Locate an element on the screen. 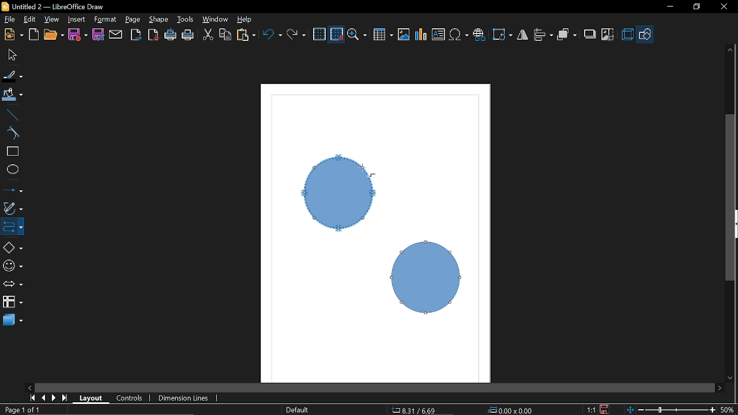 This screenshot has height=415, width=738. Restore down is located at coordinates (695, 8).